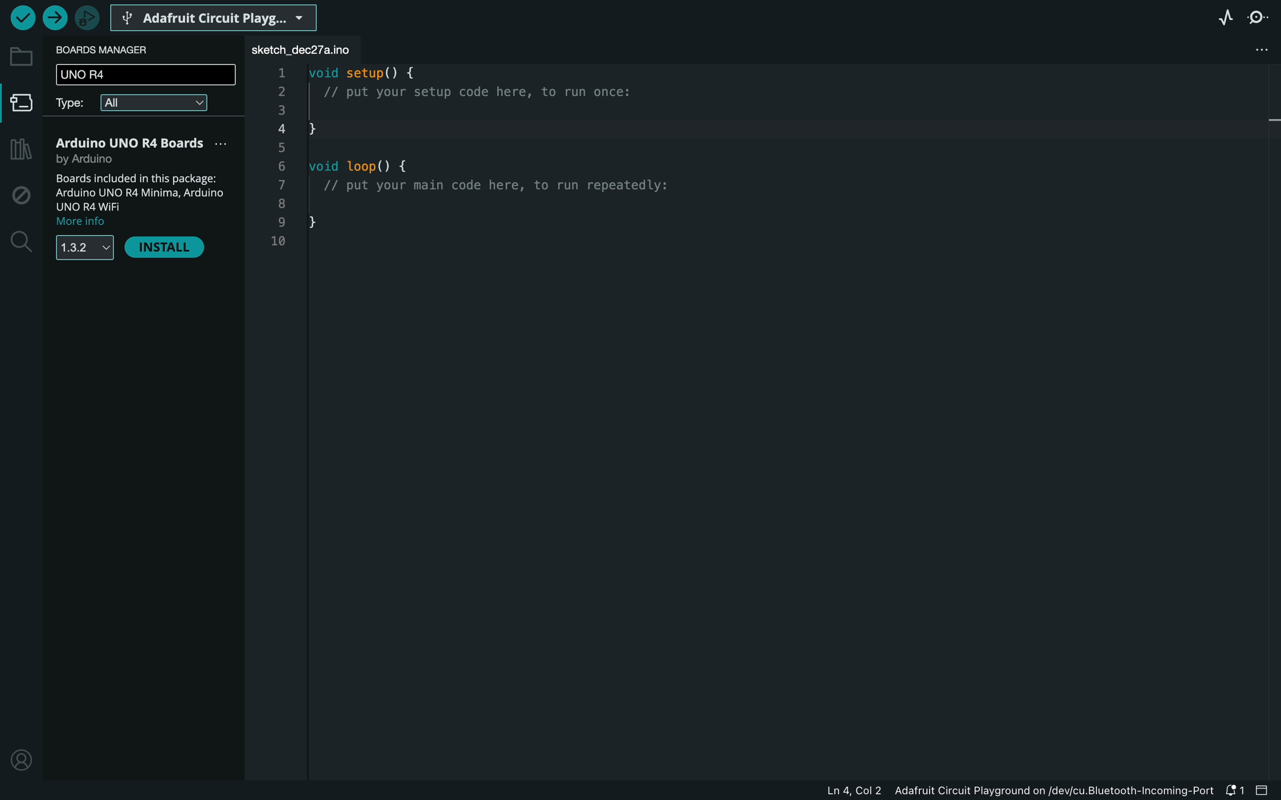 This screenshot has height=800, width=1281. I want to click on folder, so click(20, 57).